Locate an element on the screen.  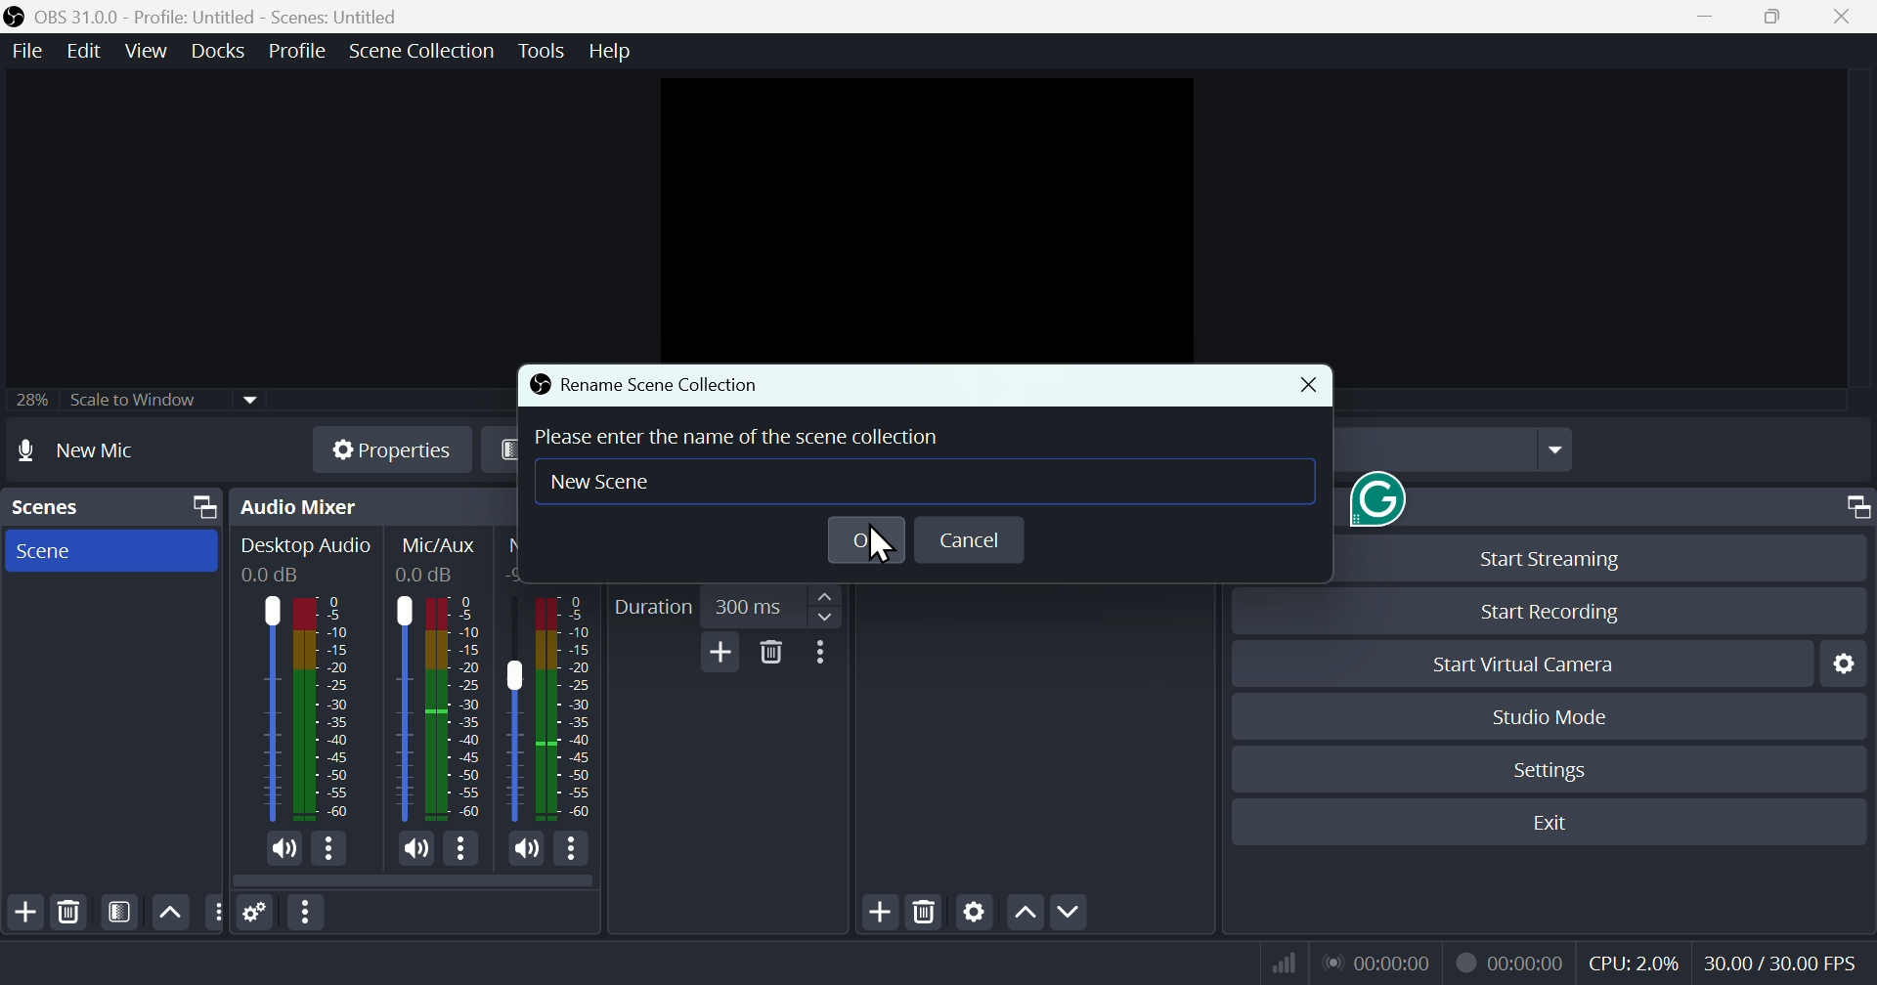
More Options is located at coordinates (463, 848).